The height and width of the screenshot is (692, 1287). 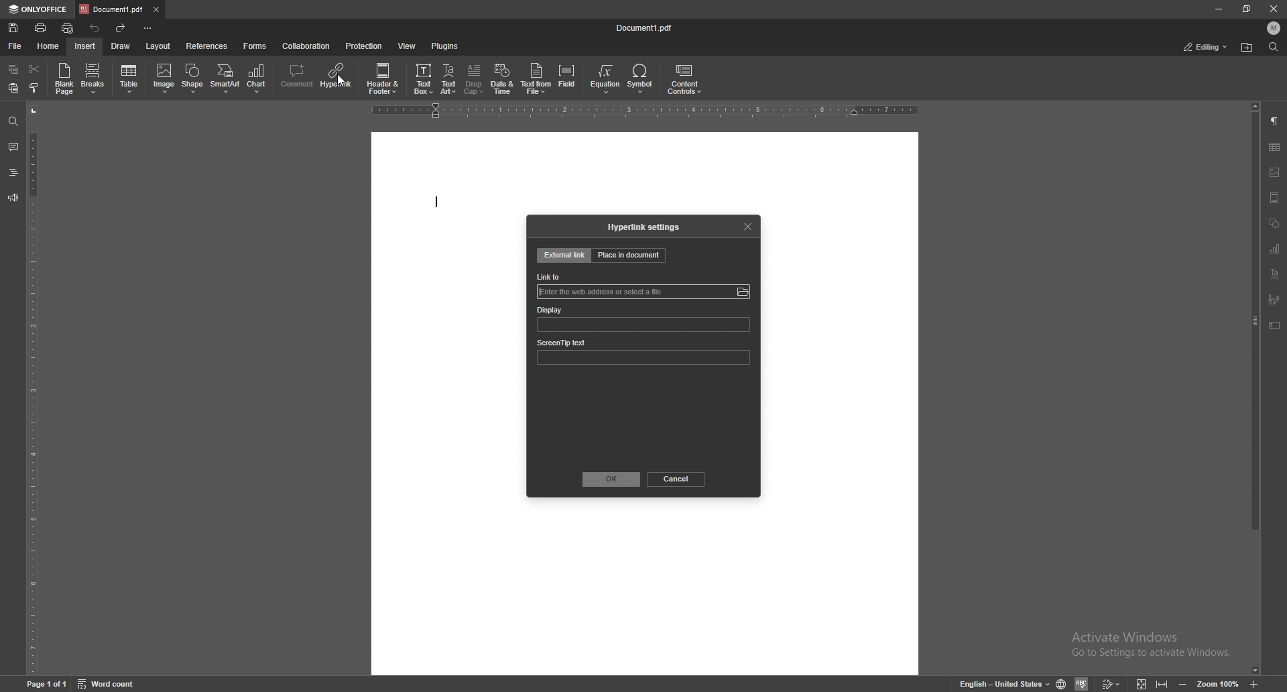 I want to click on find, so click(x=1274, y=47).